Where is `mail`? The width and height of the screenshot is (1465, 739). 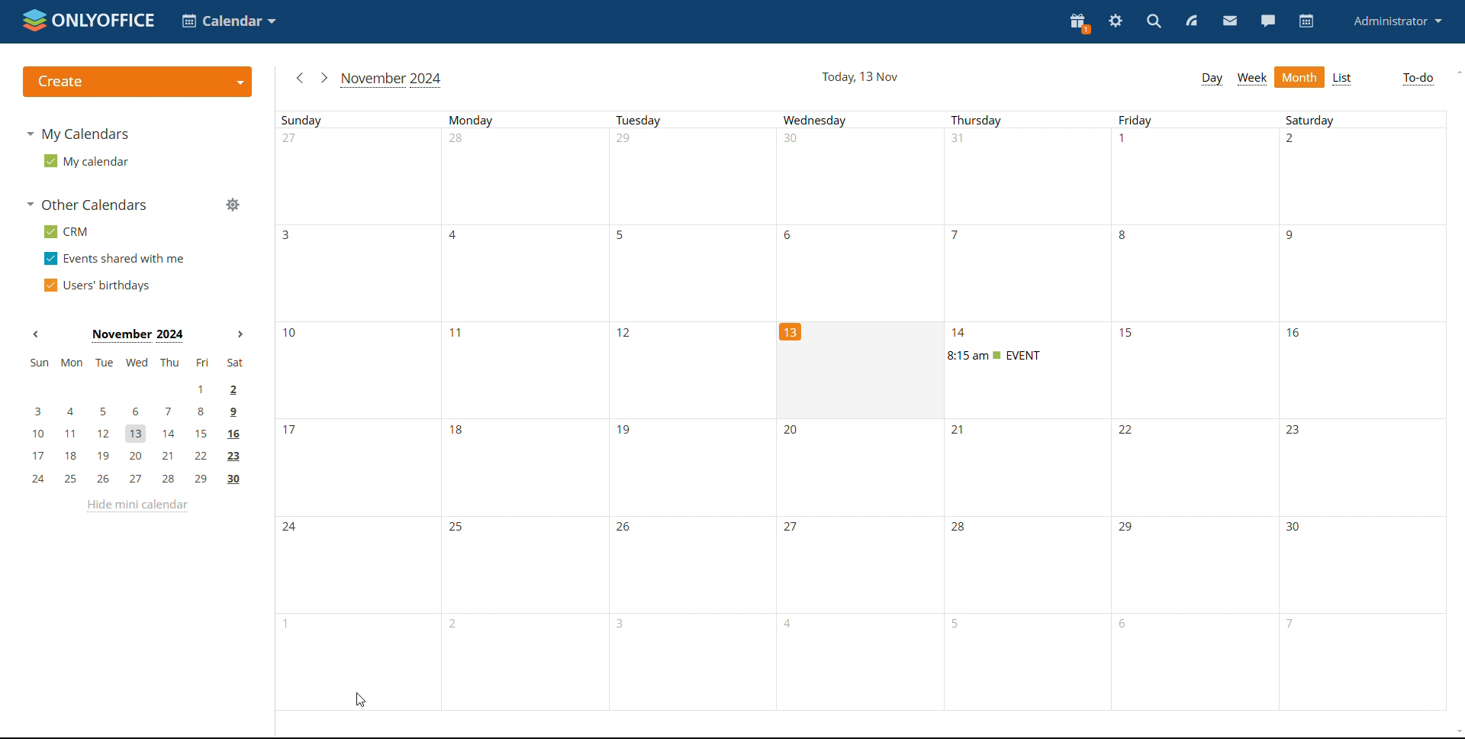
mail is located at coordinates (1229, 21).